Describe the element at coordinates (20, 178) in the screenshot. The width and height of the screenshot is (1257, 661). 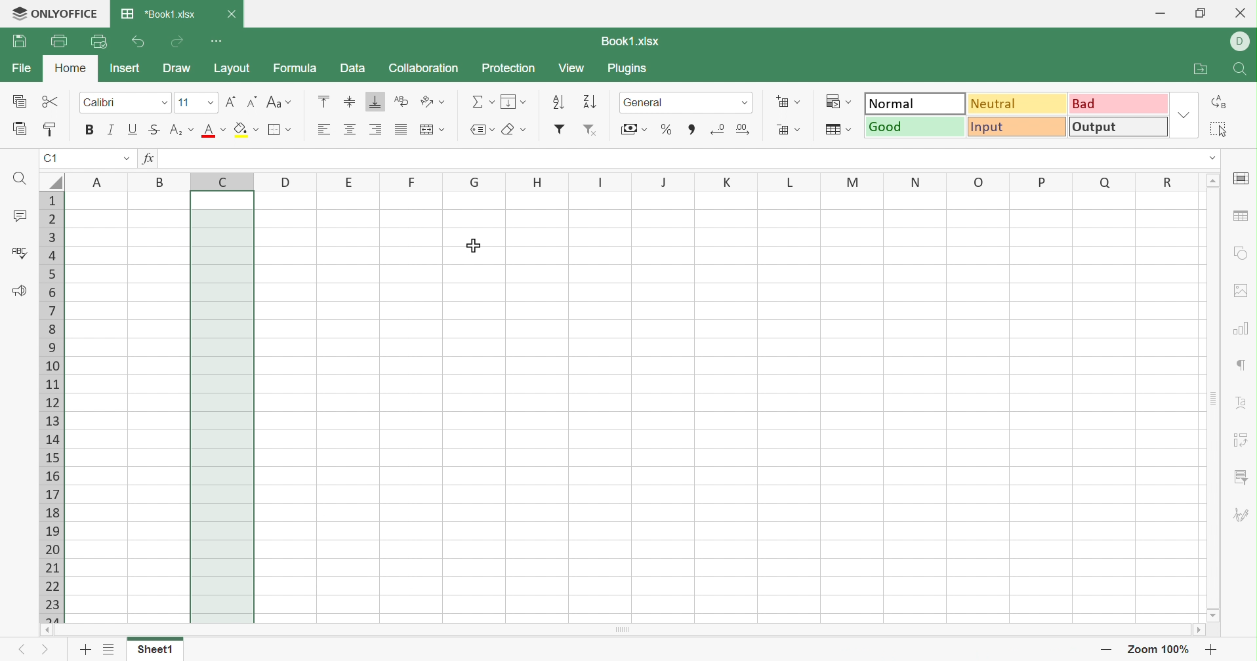
I see `Find` at that location.